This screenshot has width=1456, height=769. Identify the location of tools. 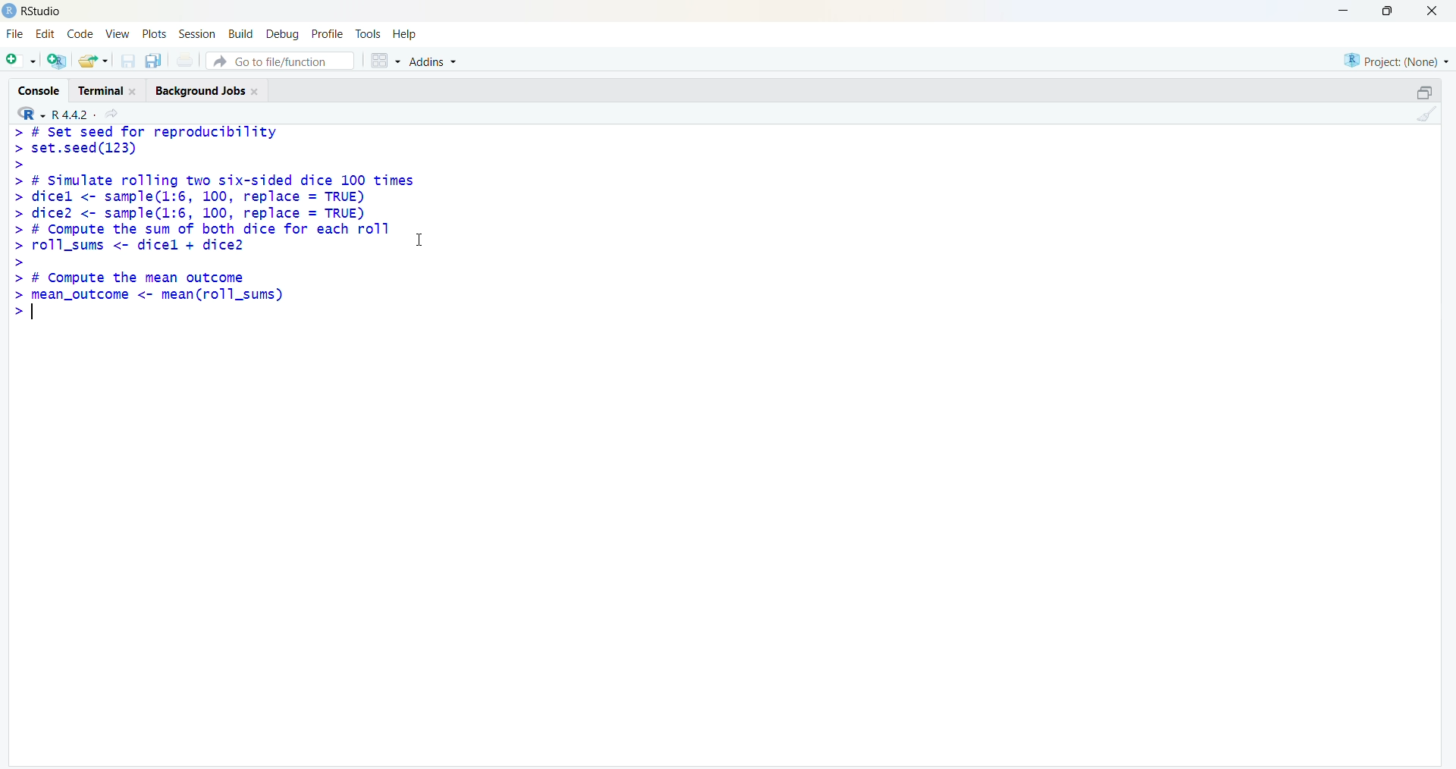
(369, 35).